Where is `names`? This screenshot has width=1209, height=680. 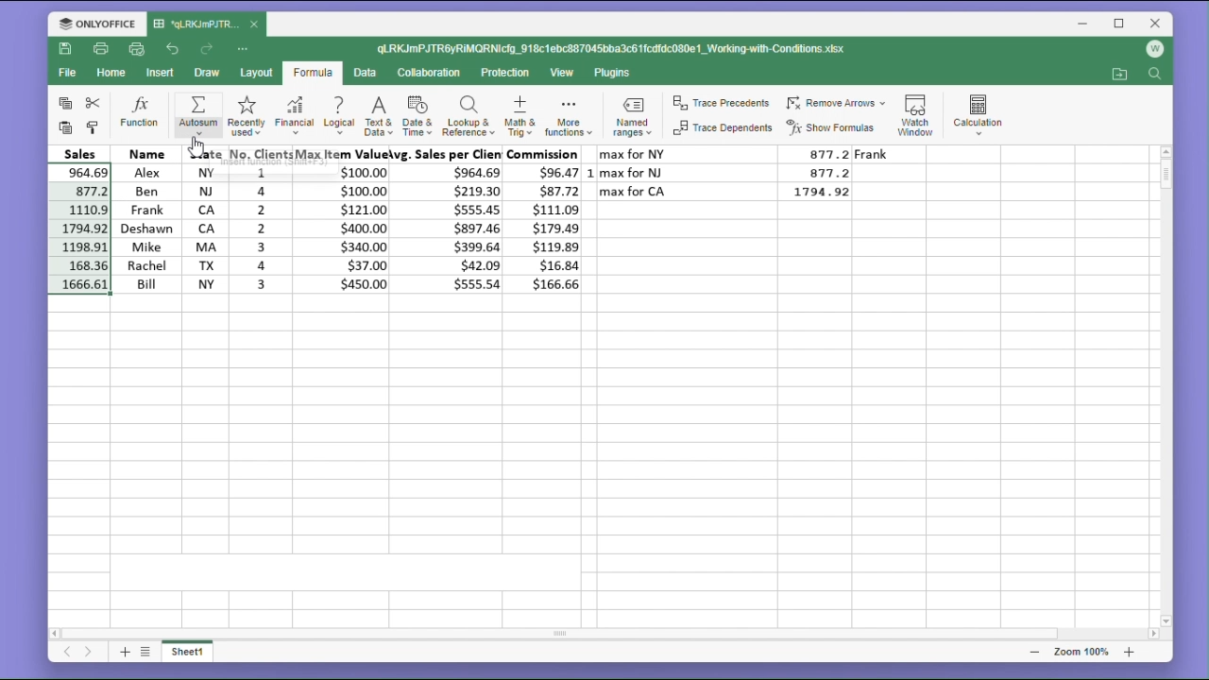 names is located at coordinates (144, 218).